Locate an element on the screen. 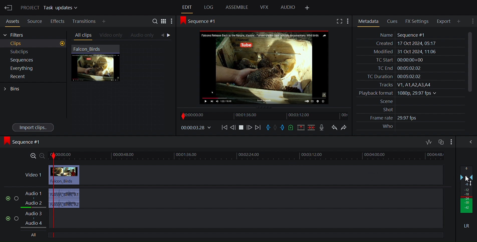 The image size is (477, 242). Transition is located at coordinates (83, 21).